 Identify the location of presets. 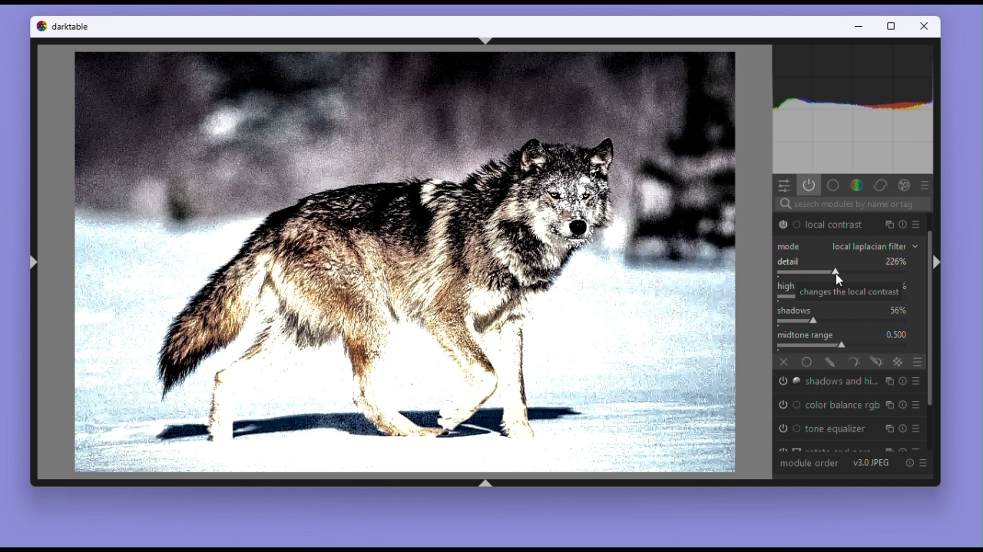
(916, 383).